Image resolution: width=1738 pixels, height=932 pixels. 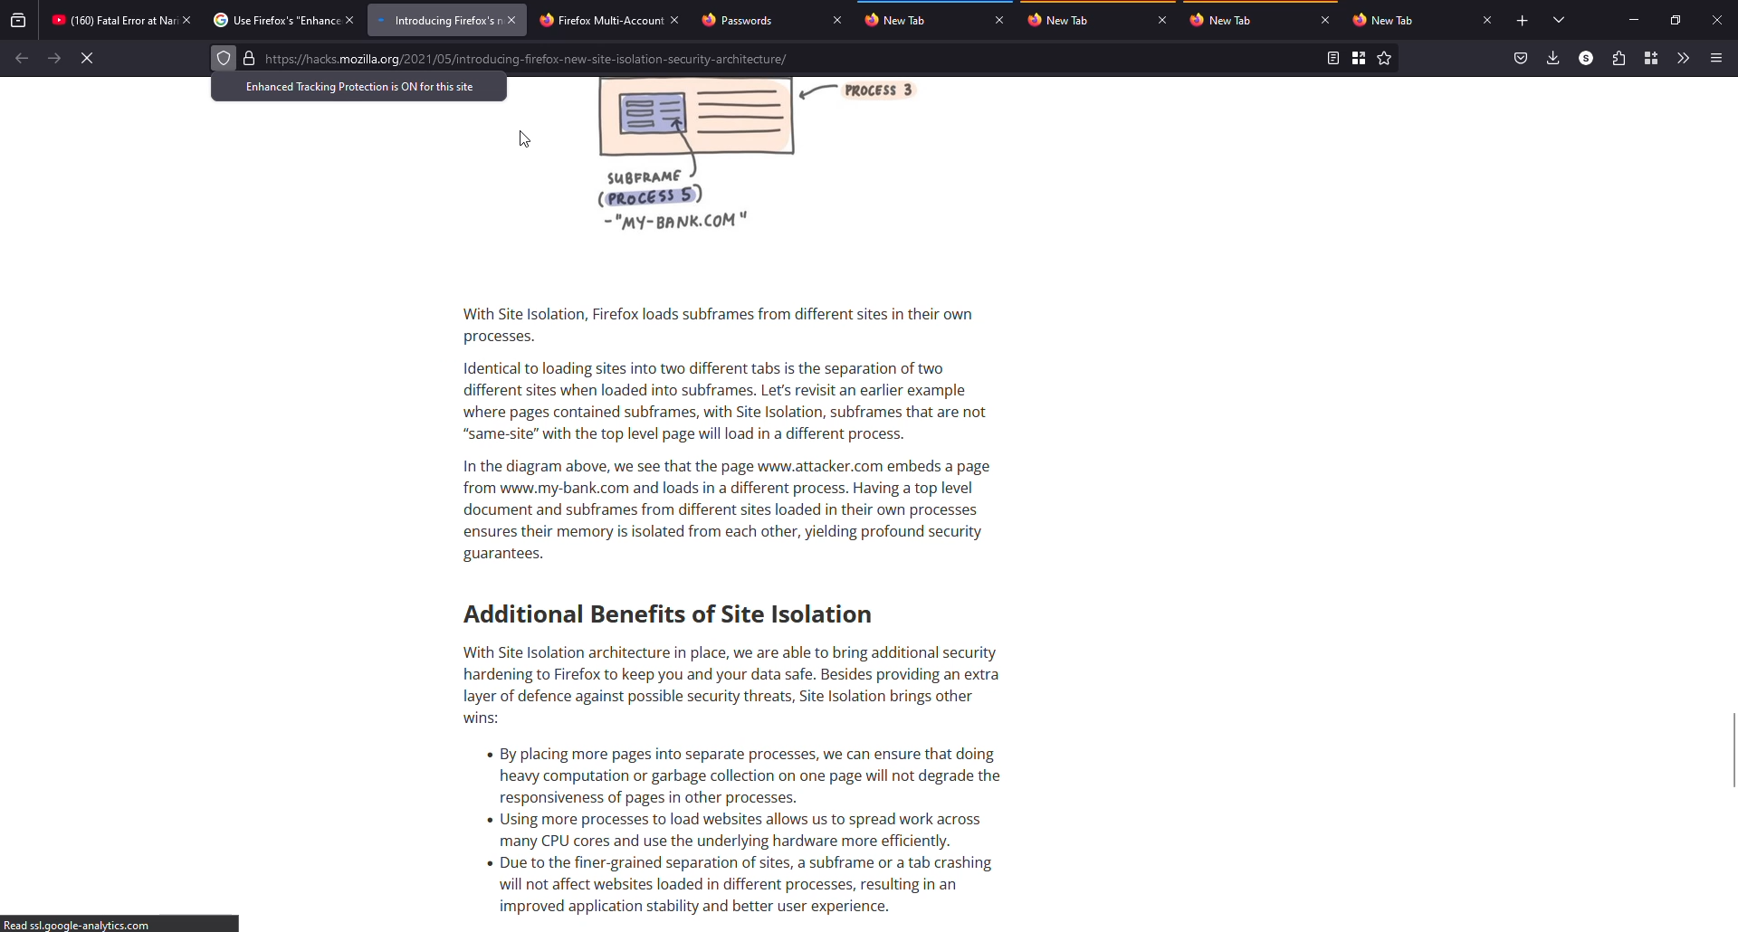 I want to click on favorites, so click(x=1385, y=59).